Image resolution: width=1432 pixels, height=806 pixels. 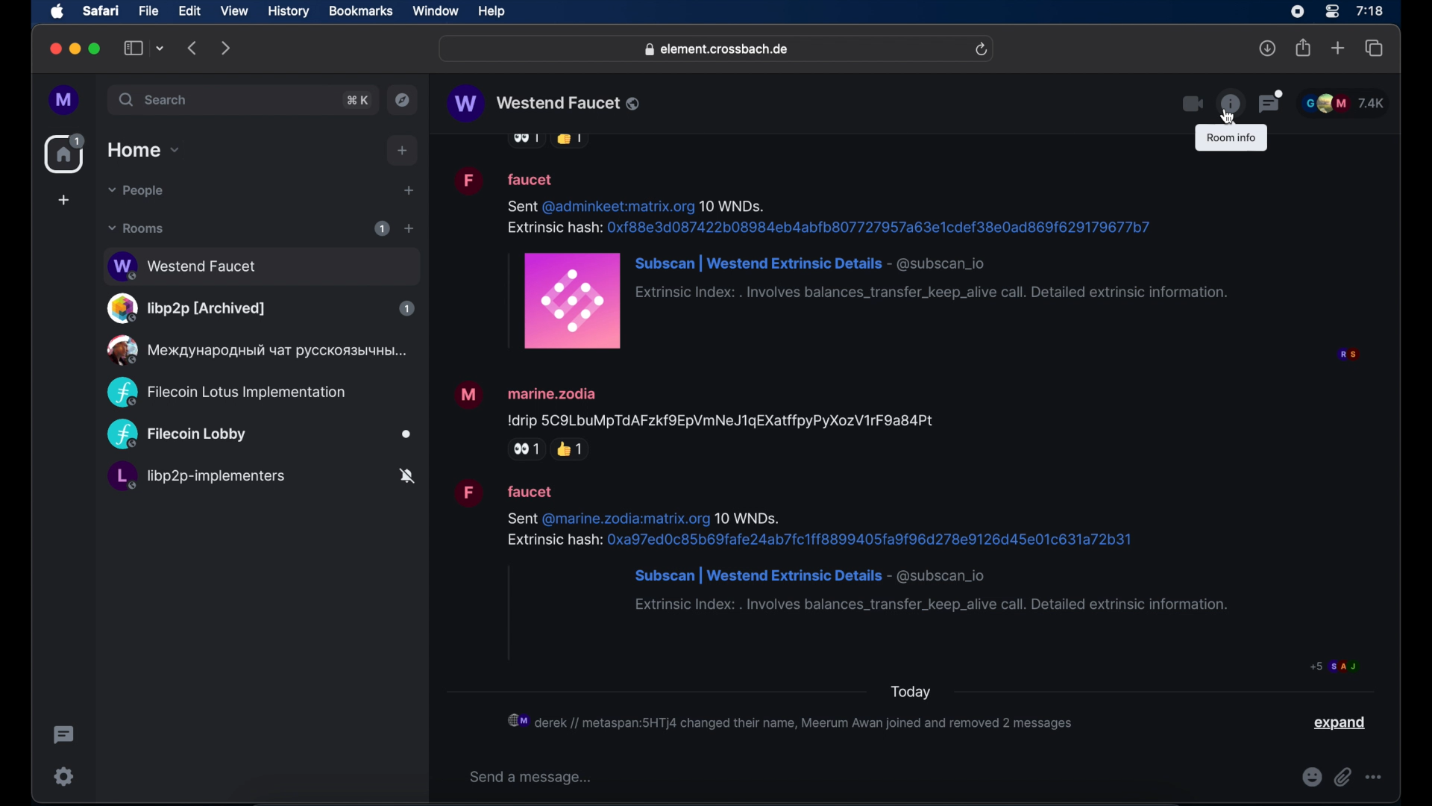 I want to click on add, so click(x=403, y=151).